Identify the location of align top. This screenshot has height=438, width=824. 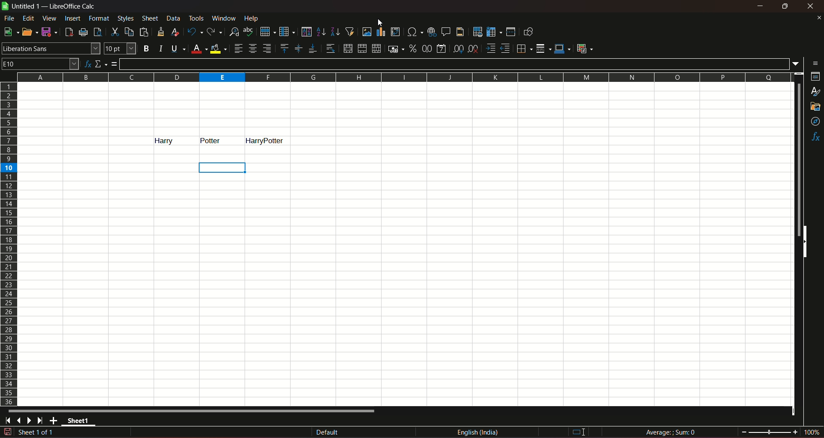
(284, 48).